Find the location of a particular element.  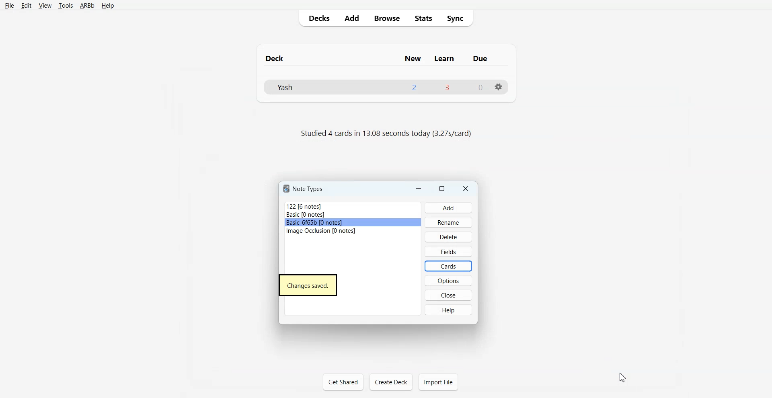

File is located at coordinates (10, 6).